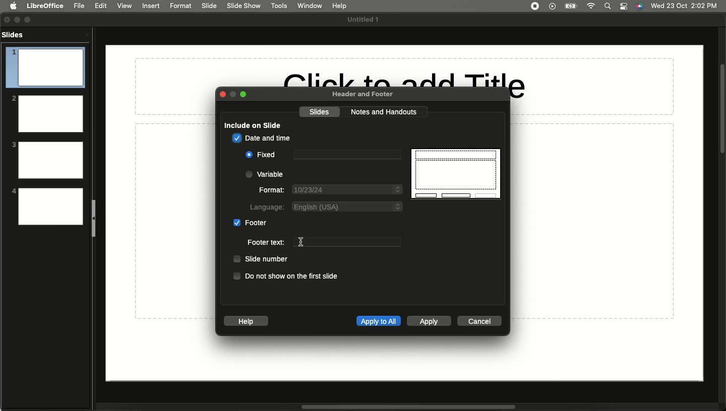 This screenshot has height=411, width=726. Describe the element at coordinates (47, 160) in the screenshot. I see `3` at that location.